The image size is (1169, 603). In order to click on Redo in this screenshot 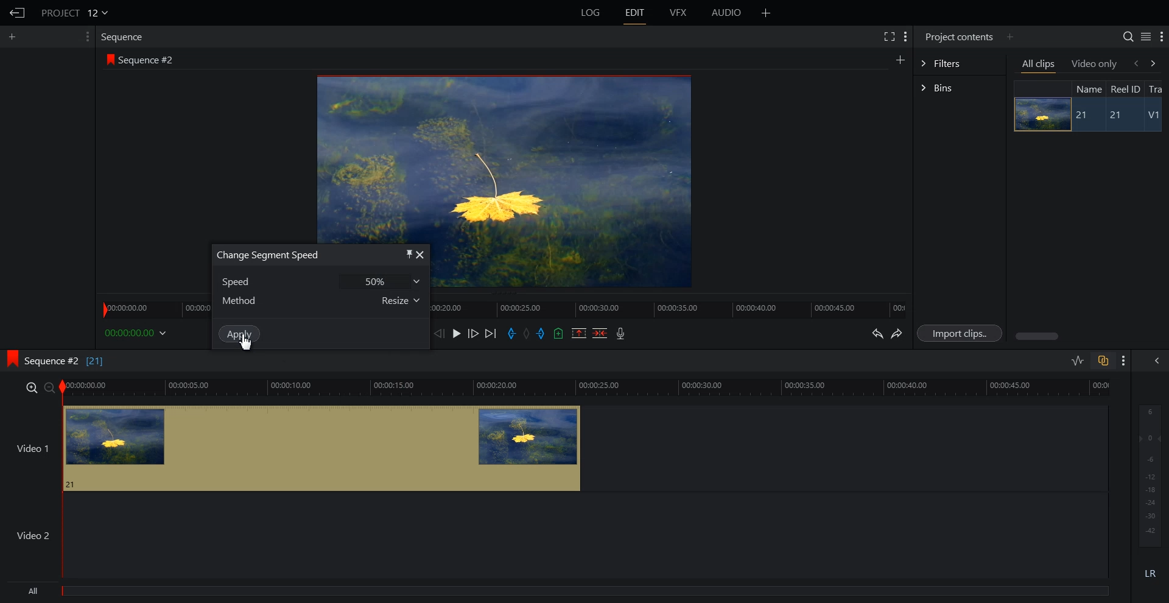, I will do `click(897, 334)`.